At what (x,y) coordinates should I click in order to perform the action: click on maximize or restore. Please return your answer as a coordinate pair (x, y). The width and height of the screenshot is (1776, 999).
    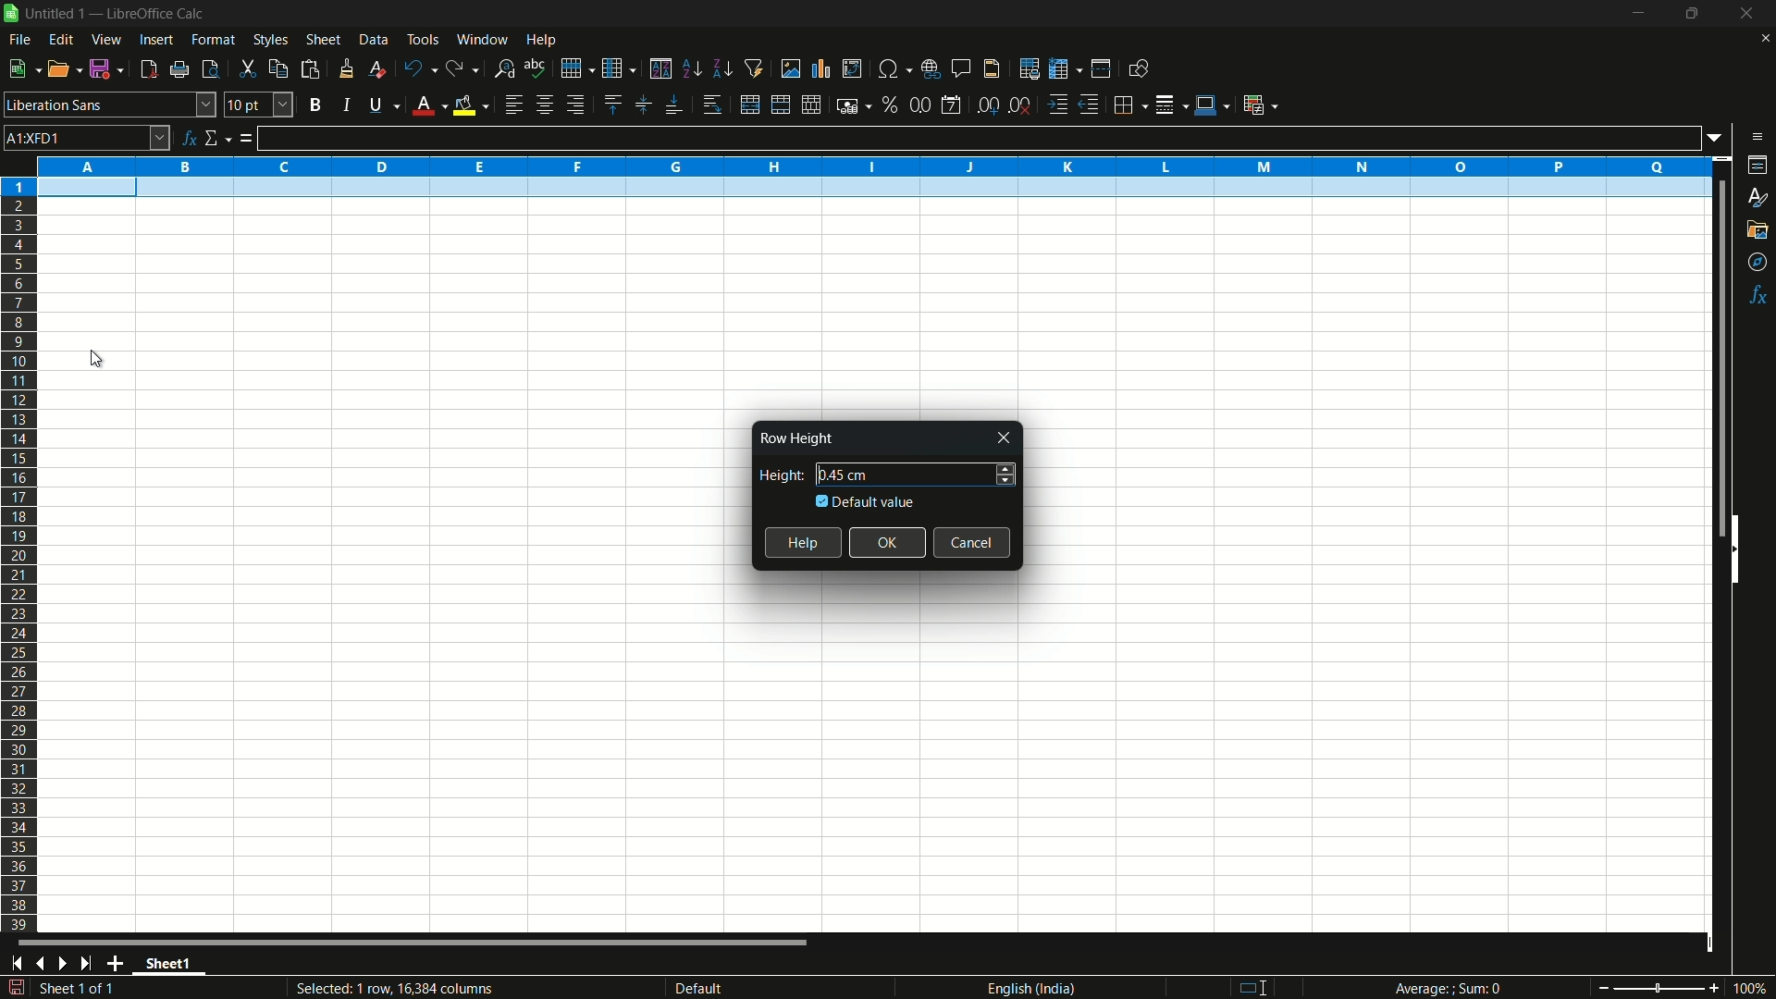
    Looking at the image, I should click on (1692, 14).